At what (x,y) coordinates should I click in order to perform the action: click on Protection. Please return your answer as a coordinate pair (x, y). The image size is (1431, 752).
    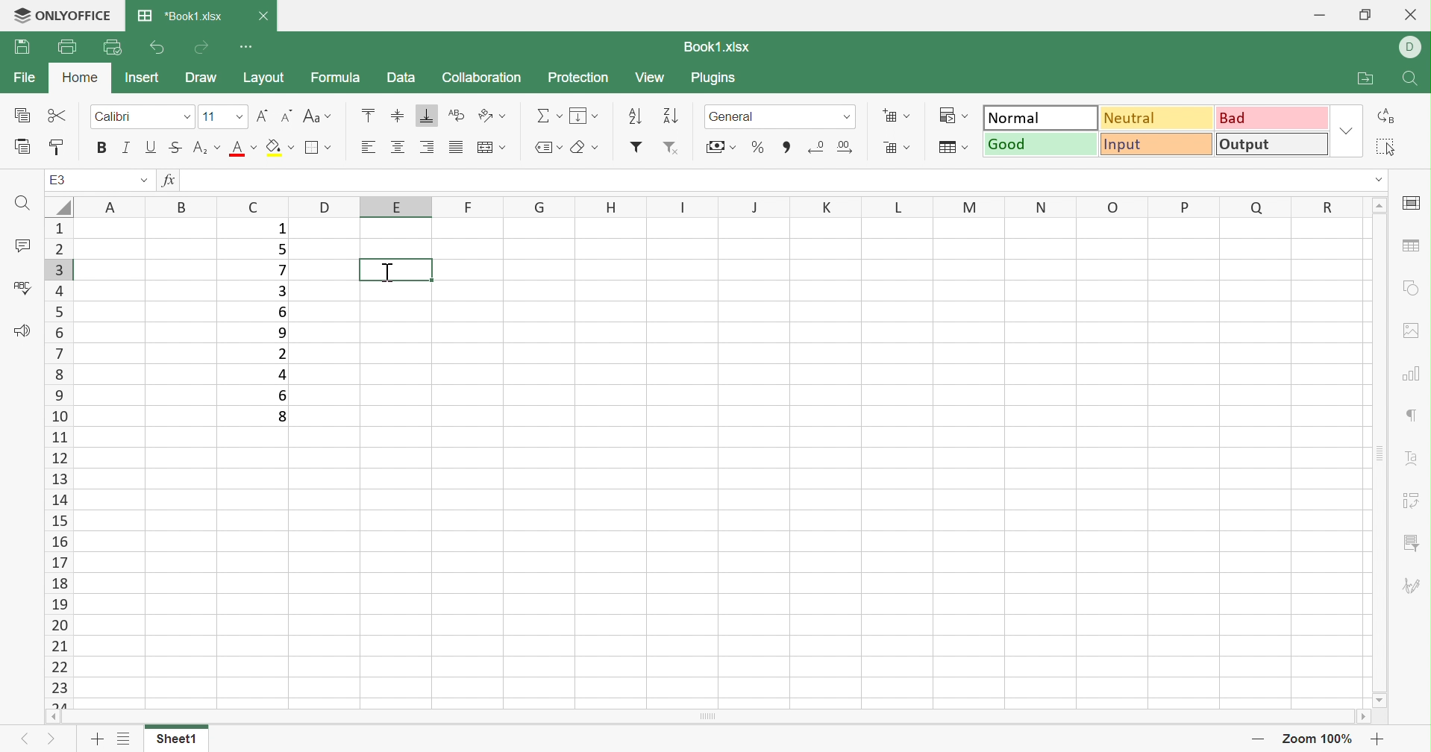
    Looking at the image, I should click on (579, 78).